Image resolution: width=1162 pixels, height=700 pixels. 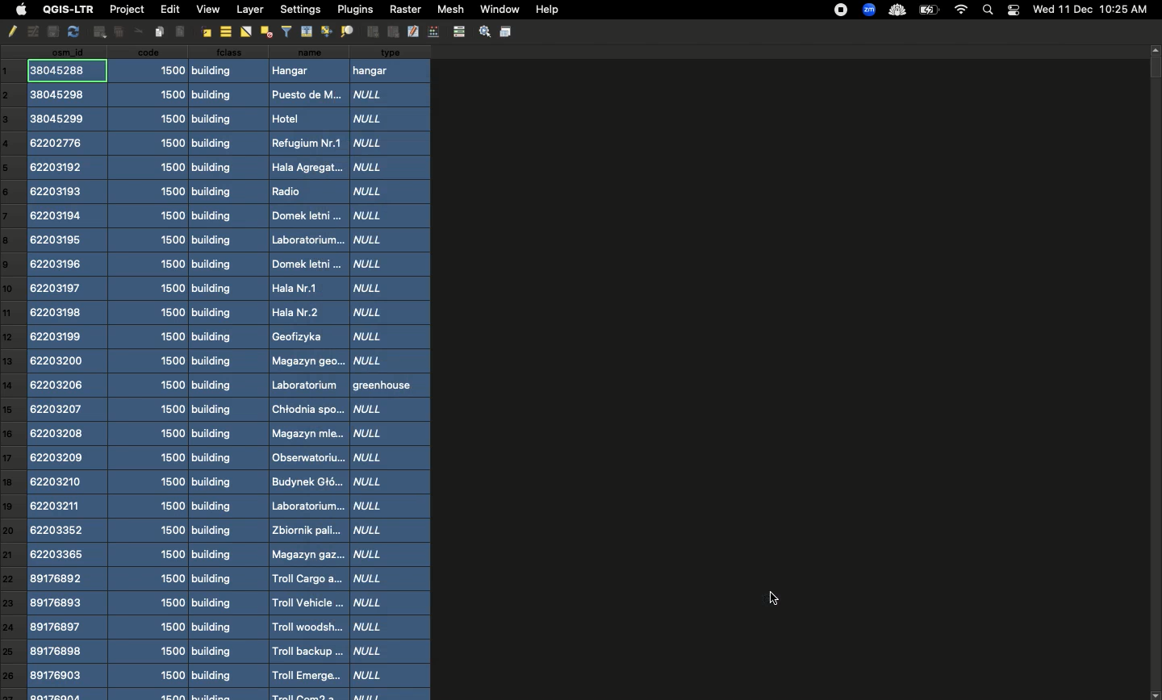 What do you see at coordinates (433, 31) in the screenshot?
I see `Edit Points` at bounding box center [433, 31].